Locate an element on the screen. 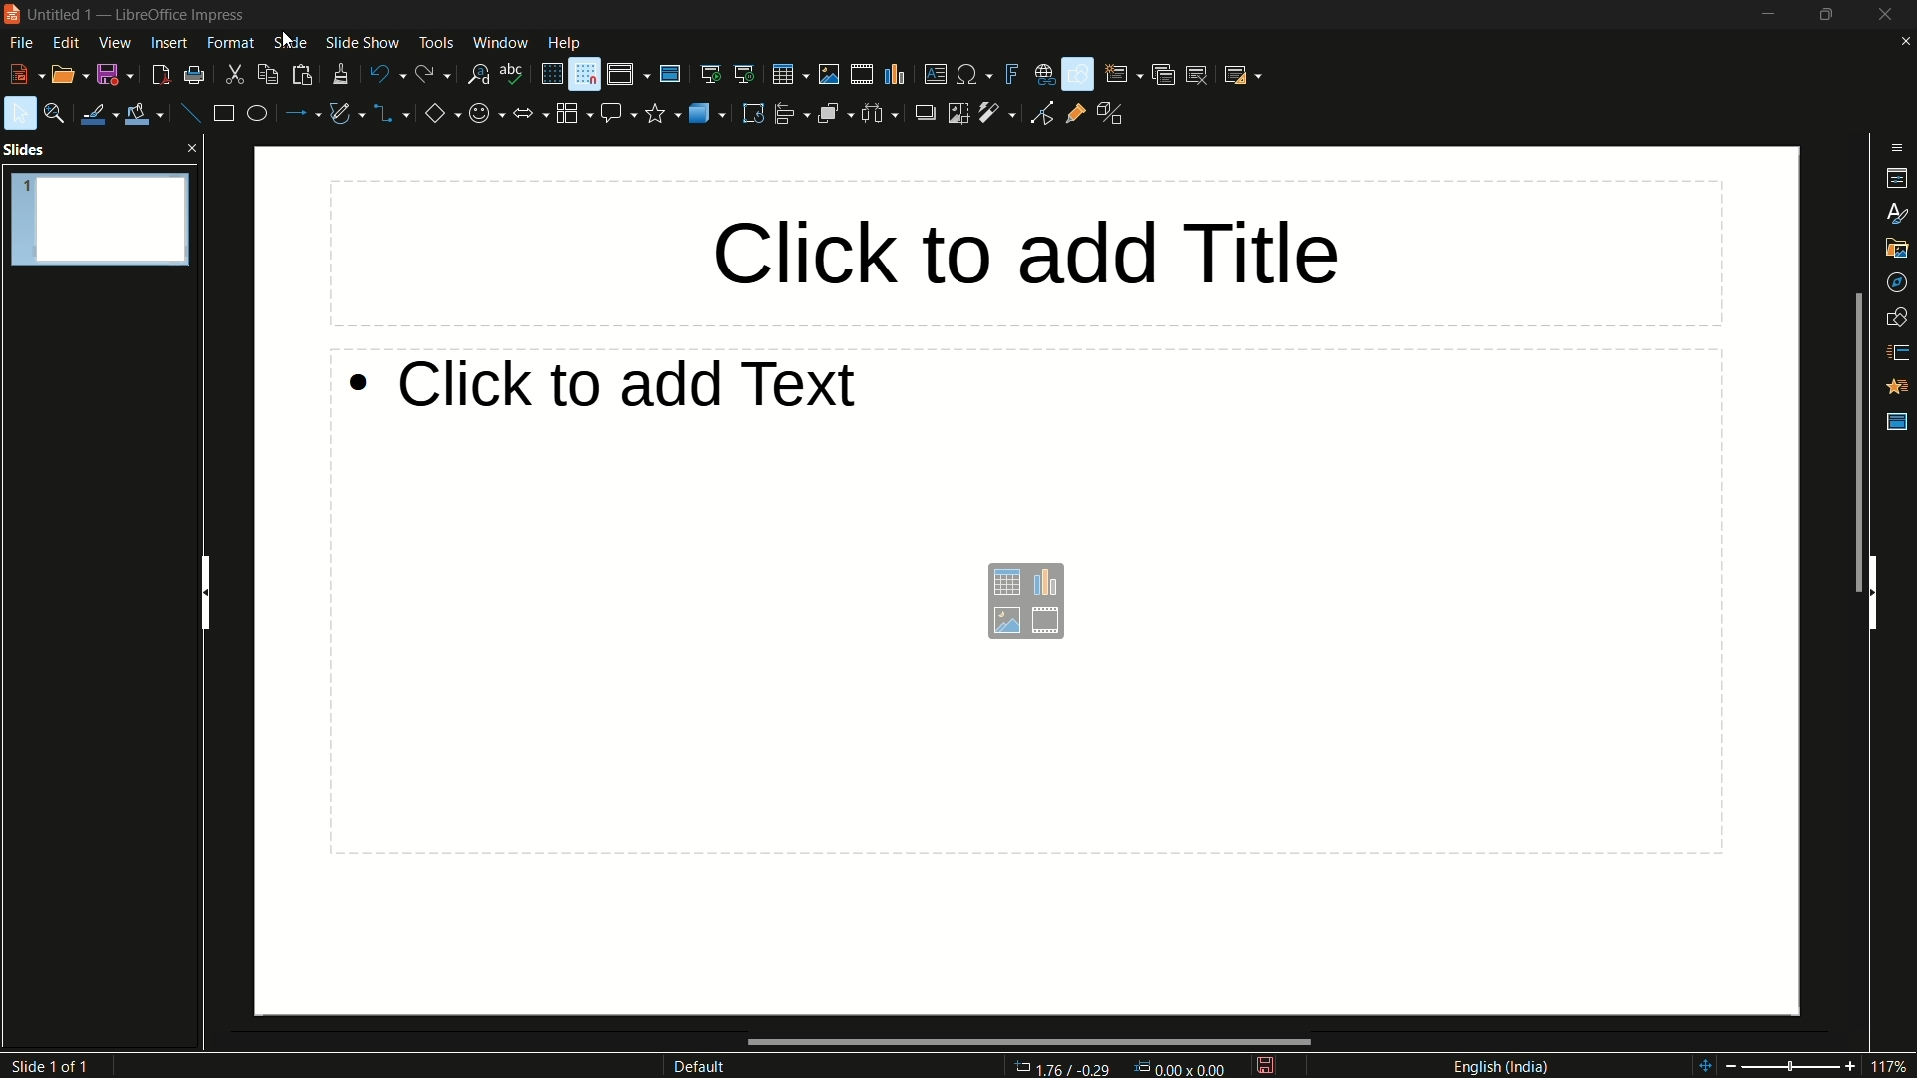  symbol shapes is located at coordinates (484, 115).